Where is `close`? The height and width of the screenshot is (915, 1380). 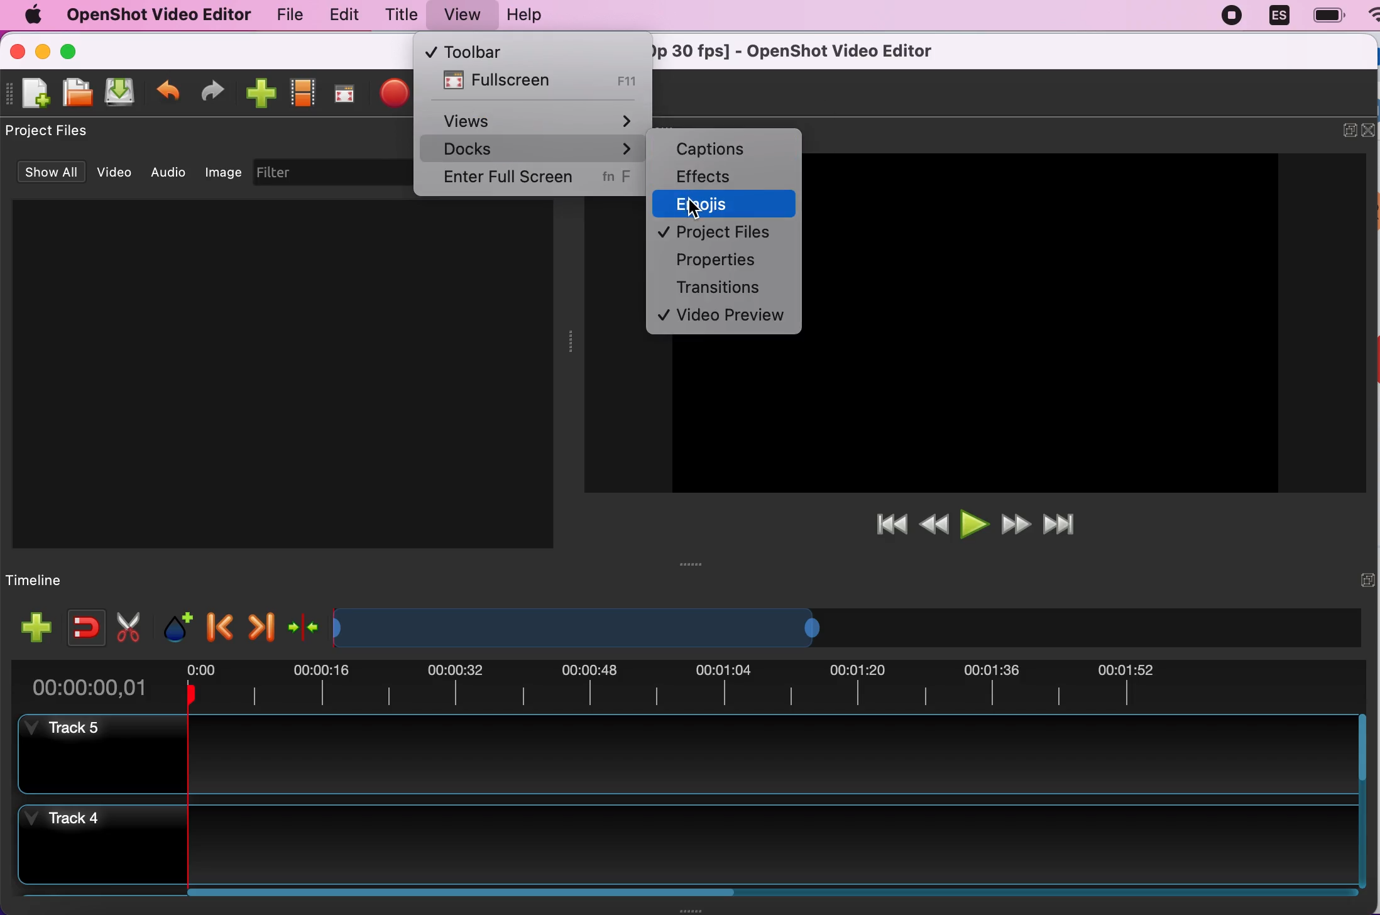
close is located at coordinates (23, 54).